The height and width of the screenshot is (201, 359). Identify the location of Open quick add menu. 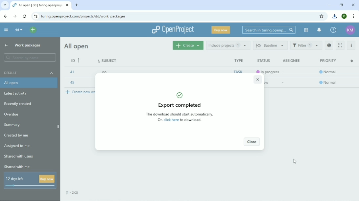
(33, 30).